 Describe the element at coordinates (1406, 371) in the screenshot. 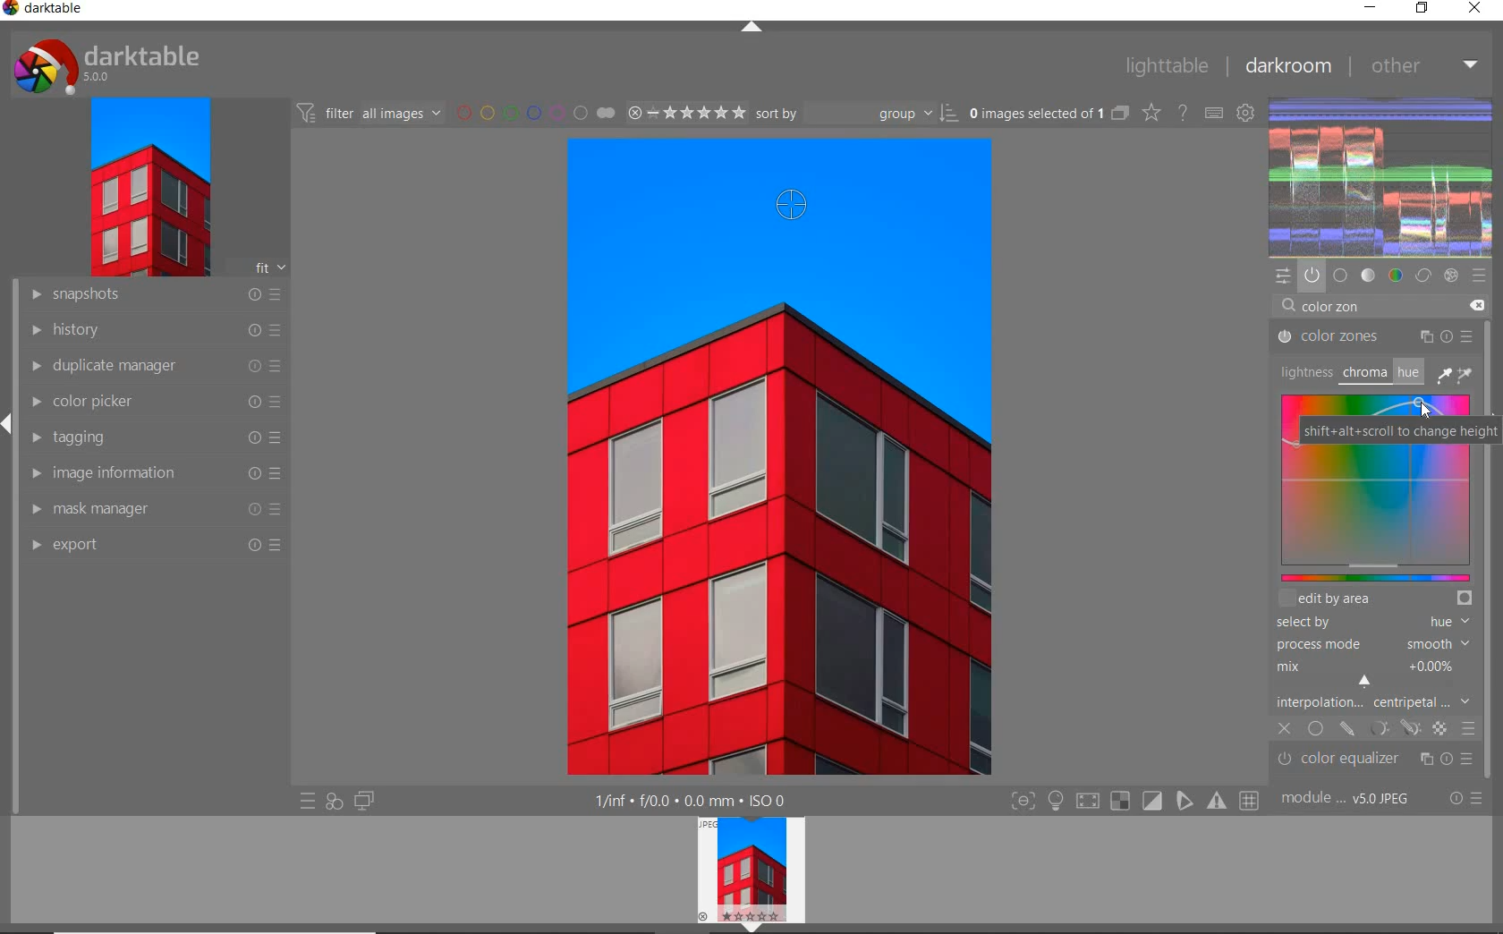

I see `HUE` at that location.